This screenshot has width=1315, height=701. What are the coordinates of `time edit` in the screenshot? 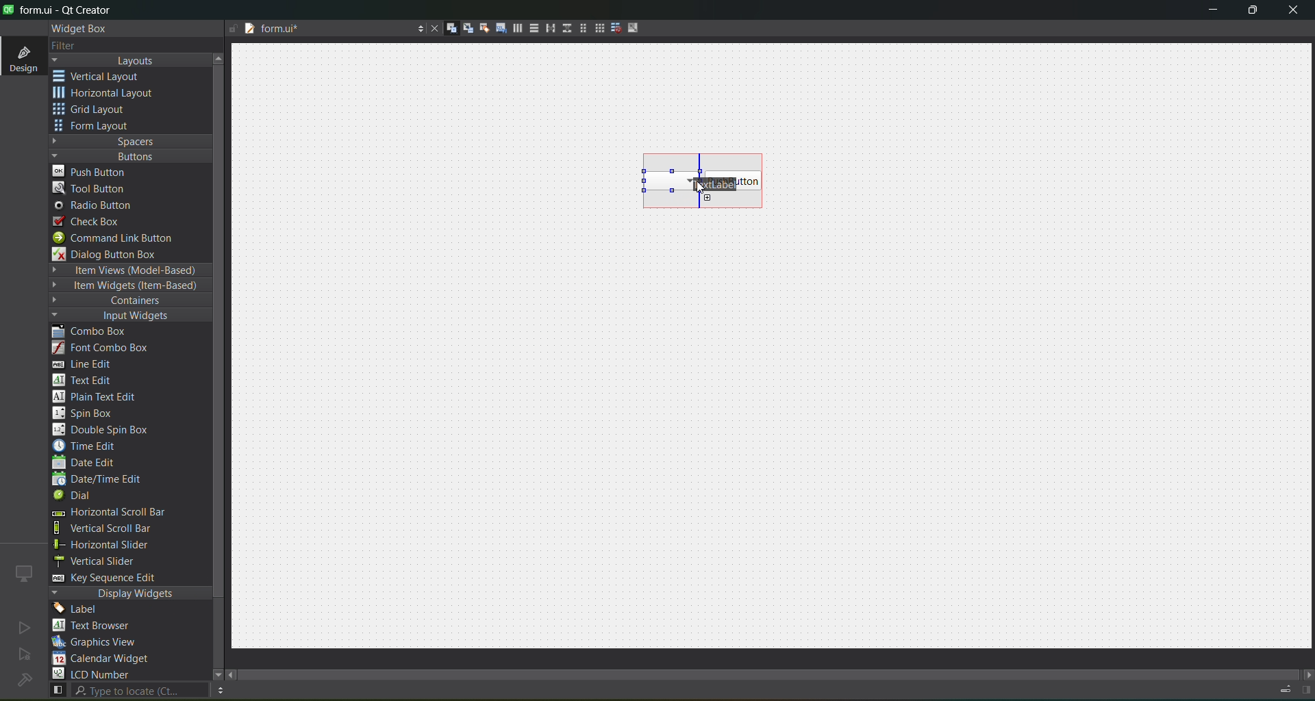 It's located at (89, 446).